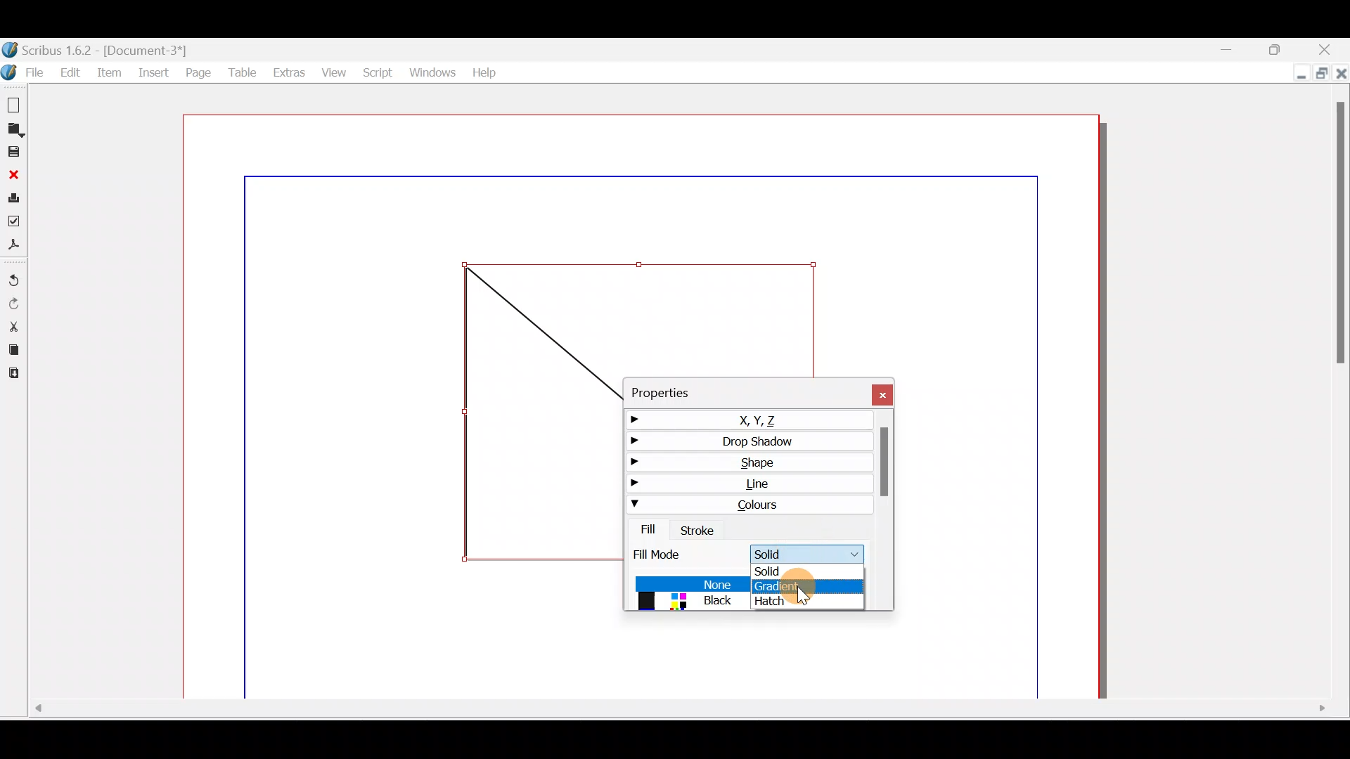 This screenshot has height=759, width=1350. Describe the element at coordinates (430, 70) in the screenshot. I see `Windows` at that location.